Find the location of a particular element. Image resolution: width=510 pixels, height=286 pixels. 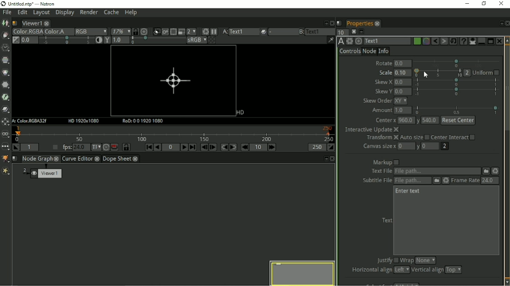

Controls is located at coordinates (349, 52).